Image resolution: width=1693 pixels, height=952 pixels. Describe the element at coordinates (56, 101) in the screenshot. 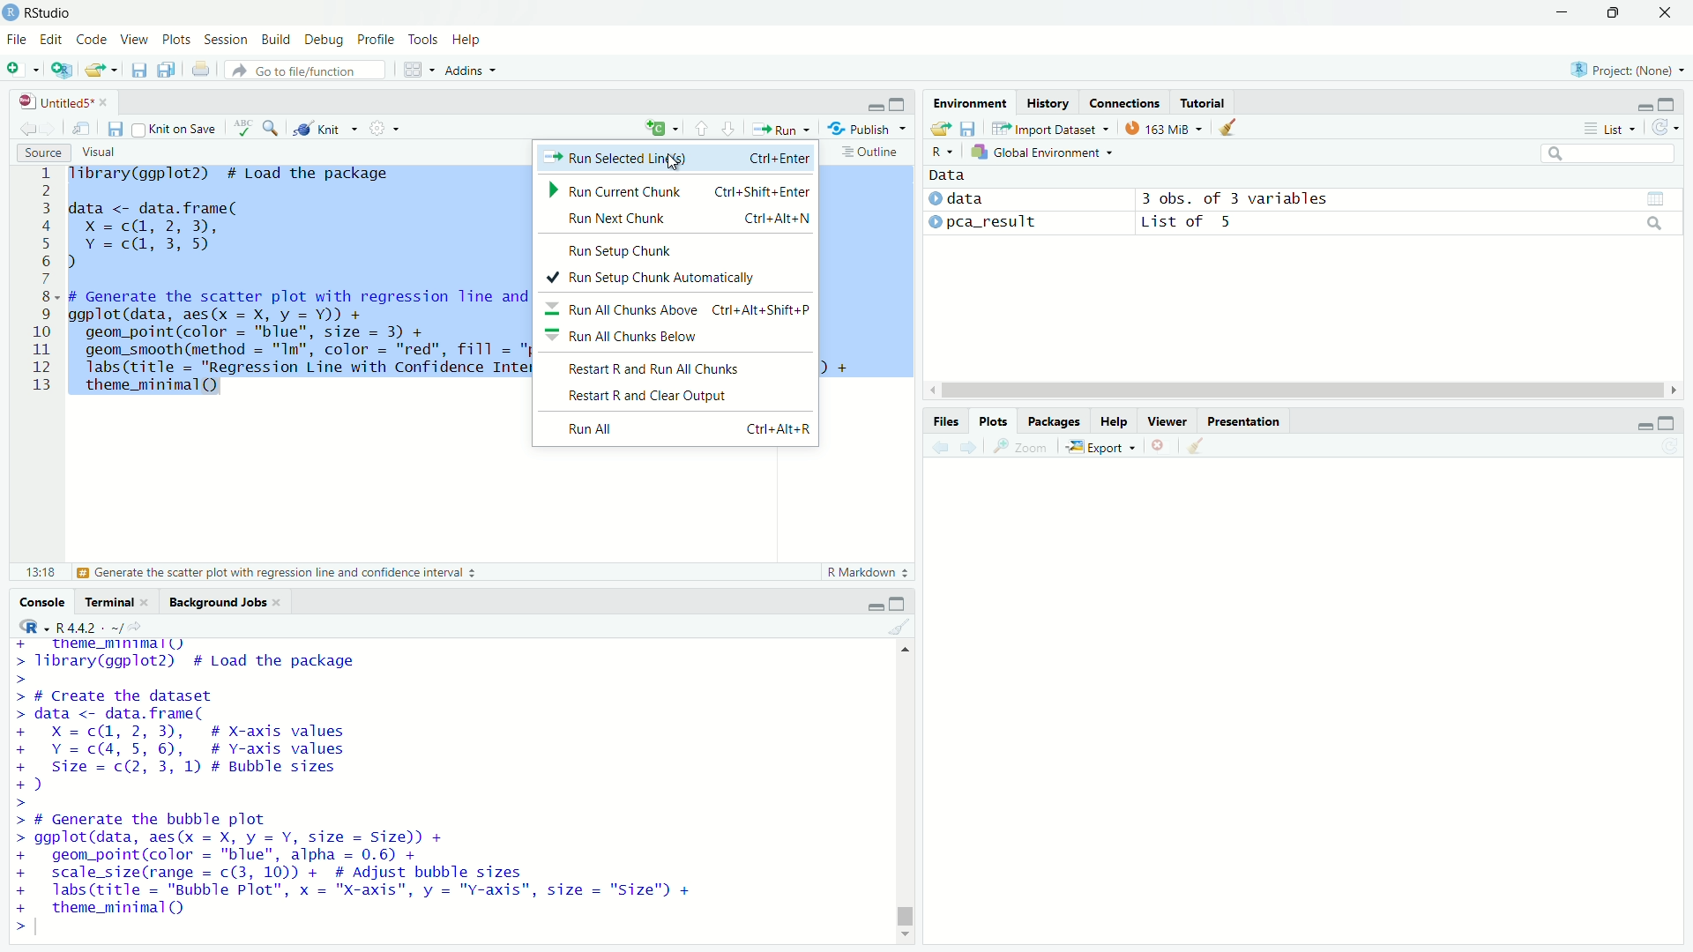

I see `Untitled5*` at that location.